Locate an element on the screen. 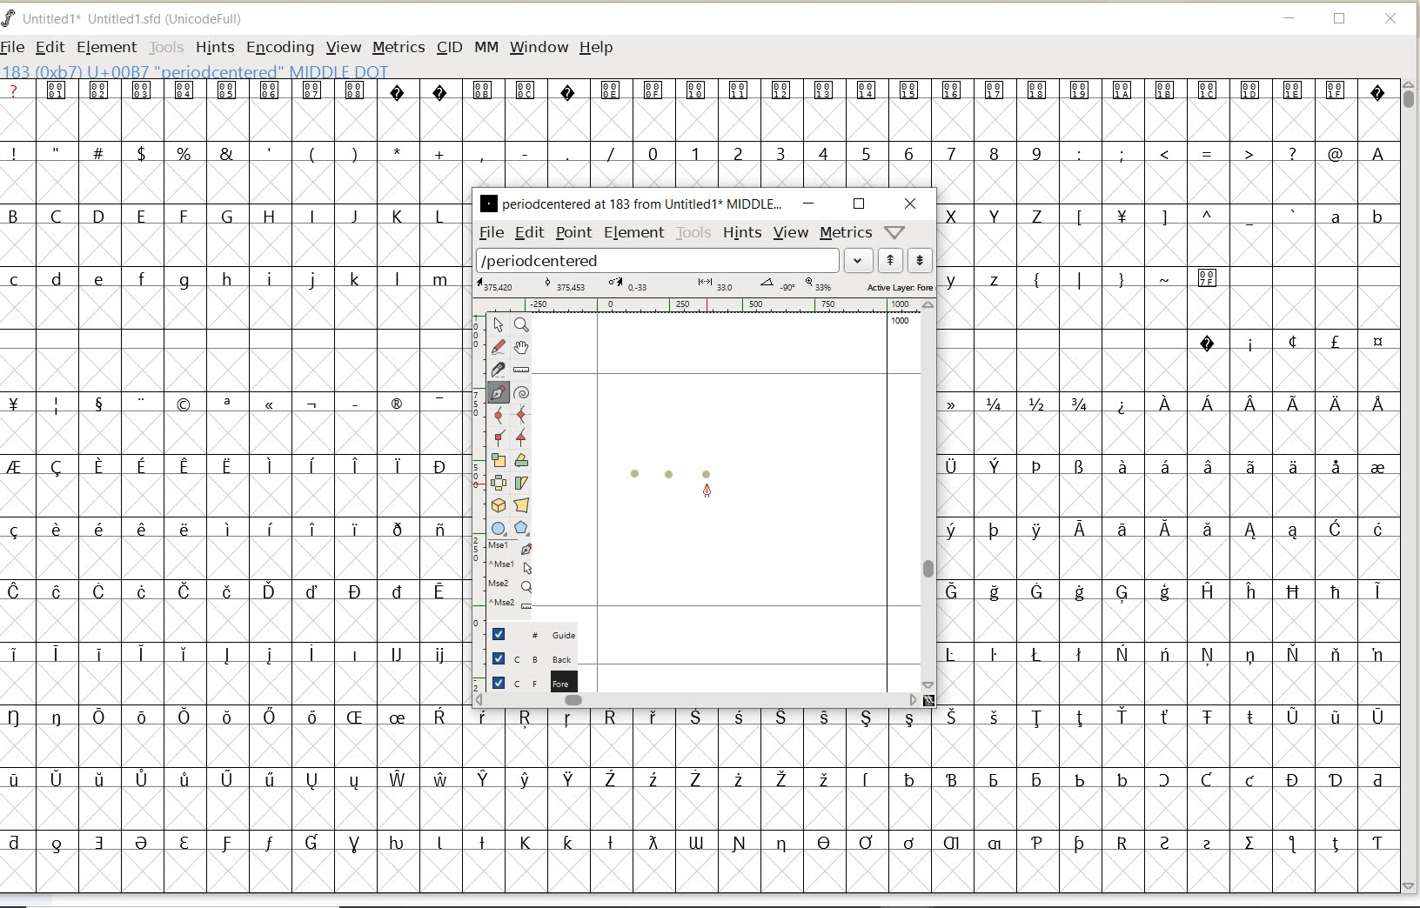 This screenshot has width=1420, height=908. rectangle or ellipse is located at coordinates (499, 528).